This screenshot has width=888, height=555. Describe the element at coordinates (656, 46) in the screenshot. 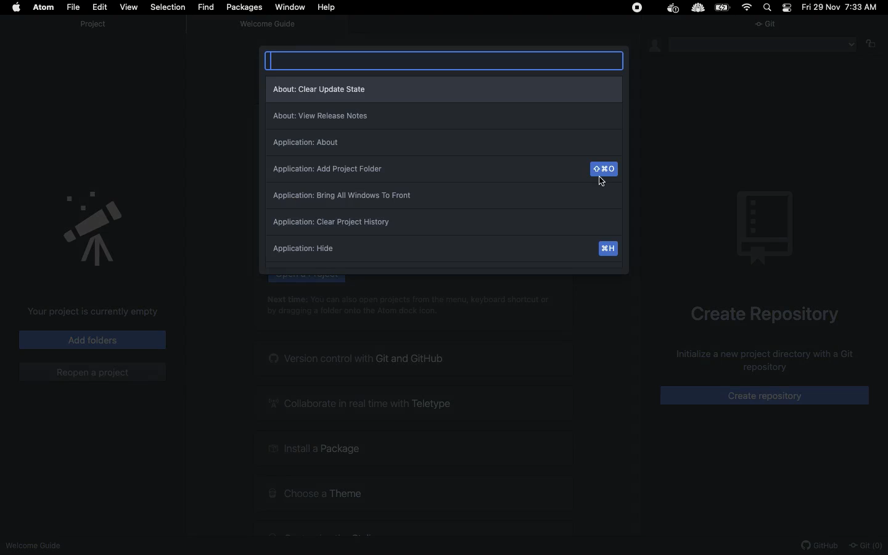

I see `Git identity ` at that location.